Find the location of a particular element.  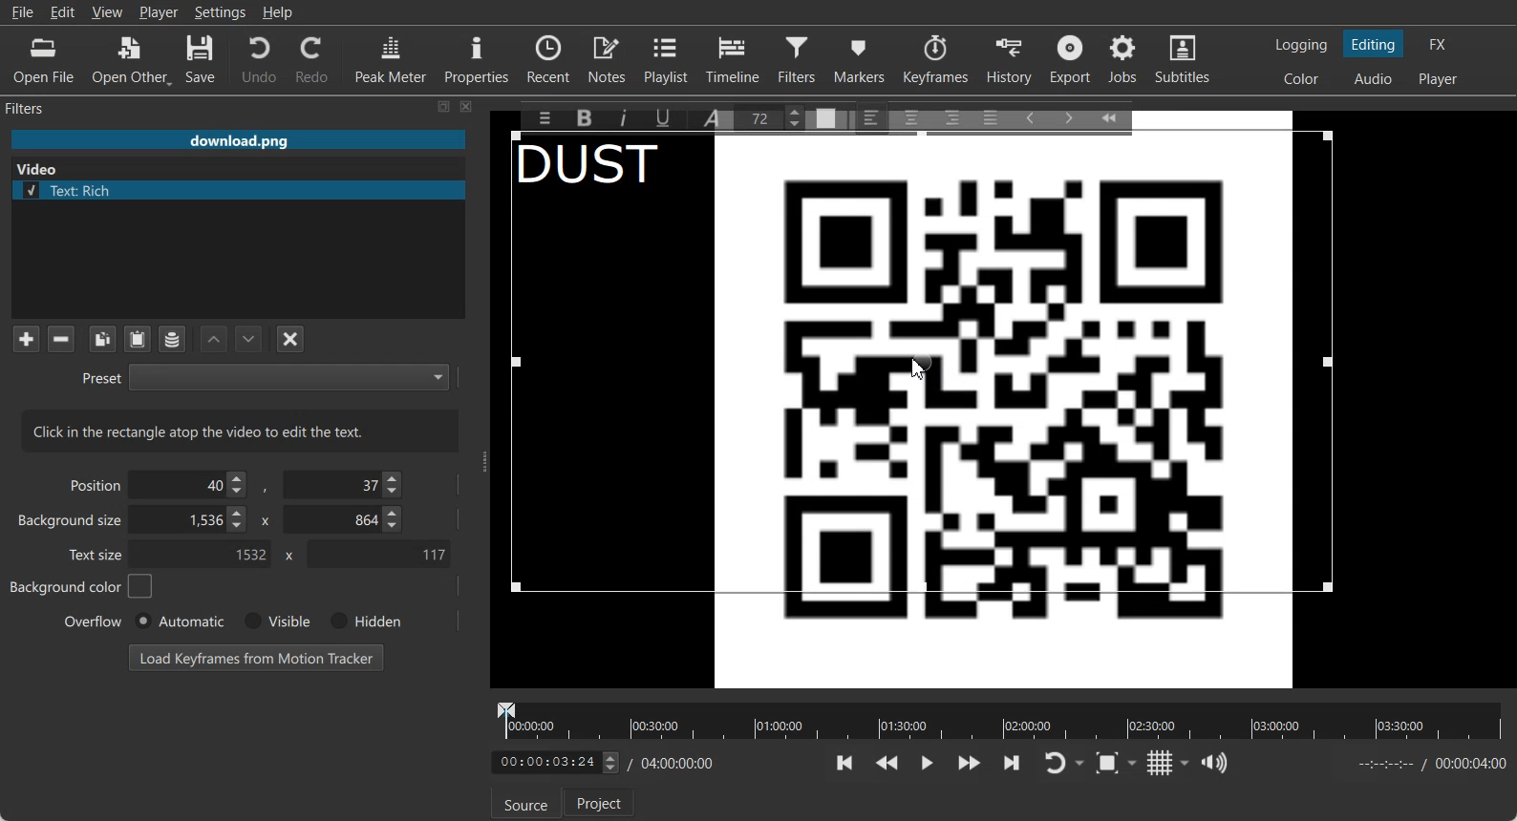

Undo is located at coordinates (259, 58).